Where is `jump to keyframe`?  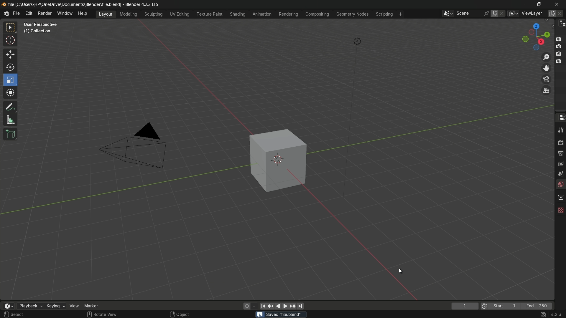 jump to keyframe is located at coordinates (271, 305).